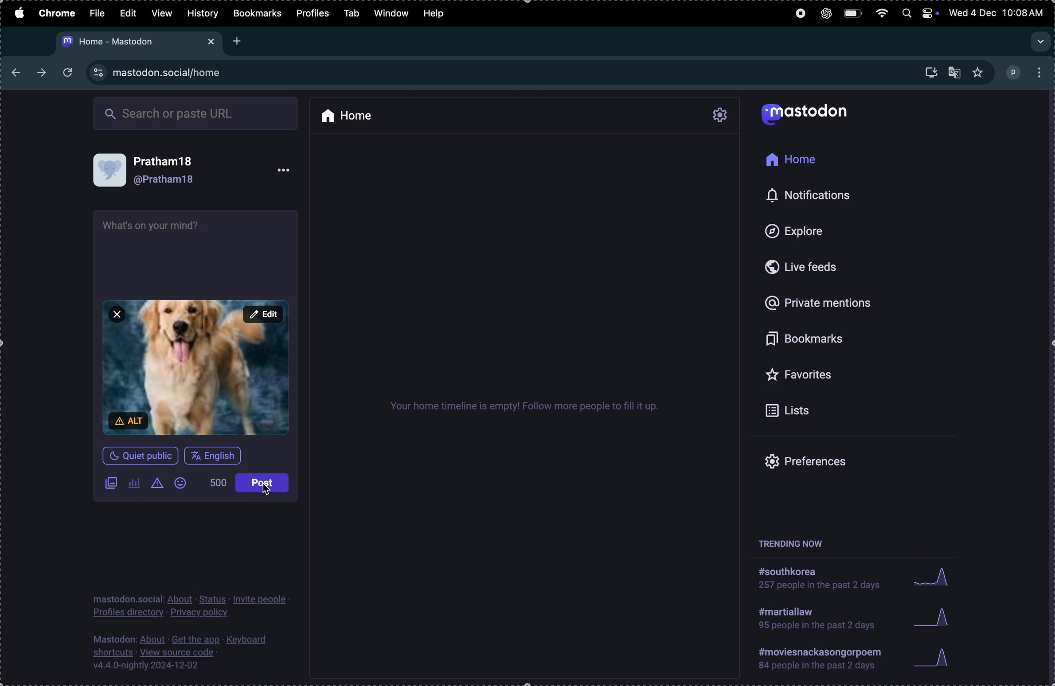  I want to click on Edit, so click(130, 12).